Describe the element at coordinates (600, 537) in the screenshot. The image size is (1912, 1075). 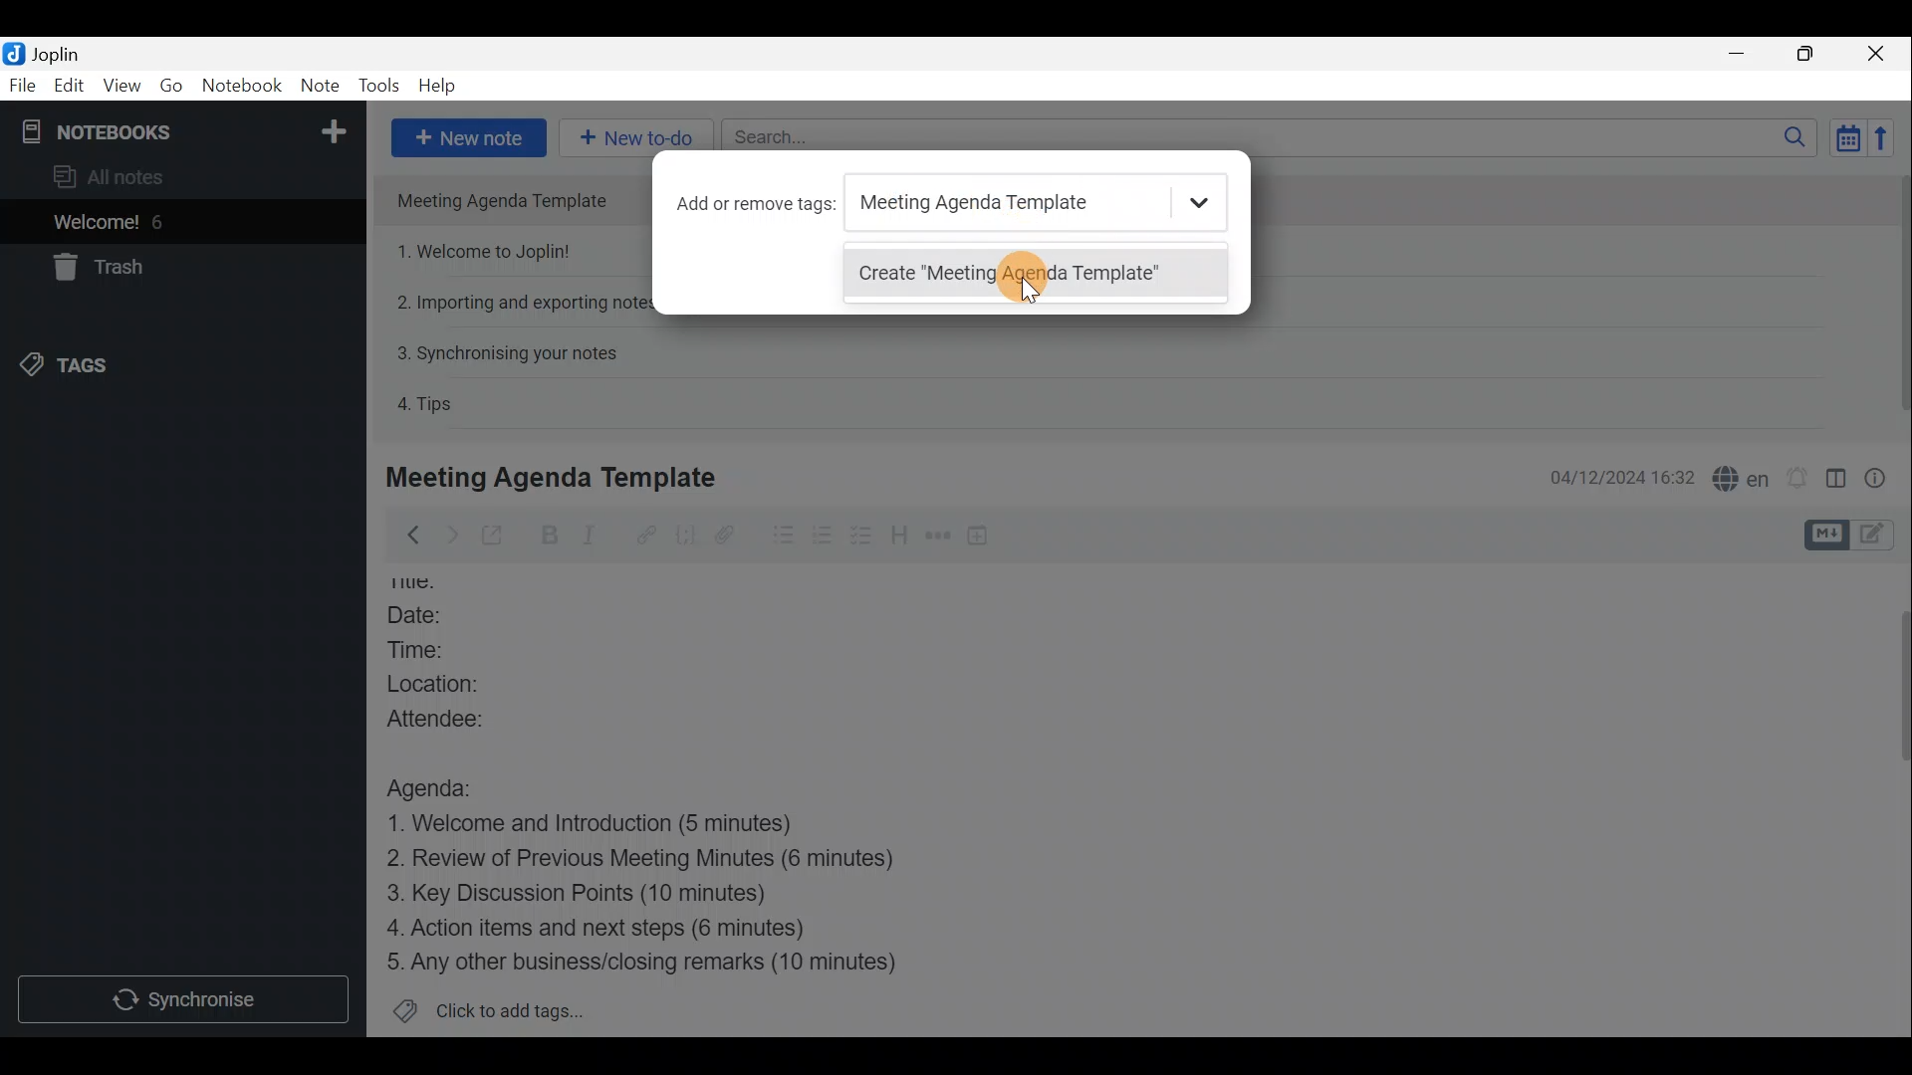
I see `Italic` at that location.